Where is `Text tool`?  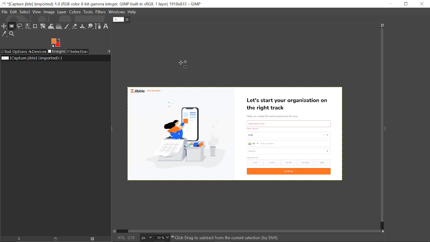 Text tool is located at coordinates (106, 26).